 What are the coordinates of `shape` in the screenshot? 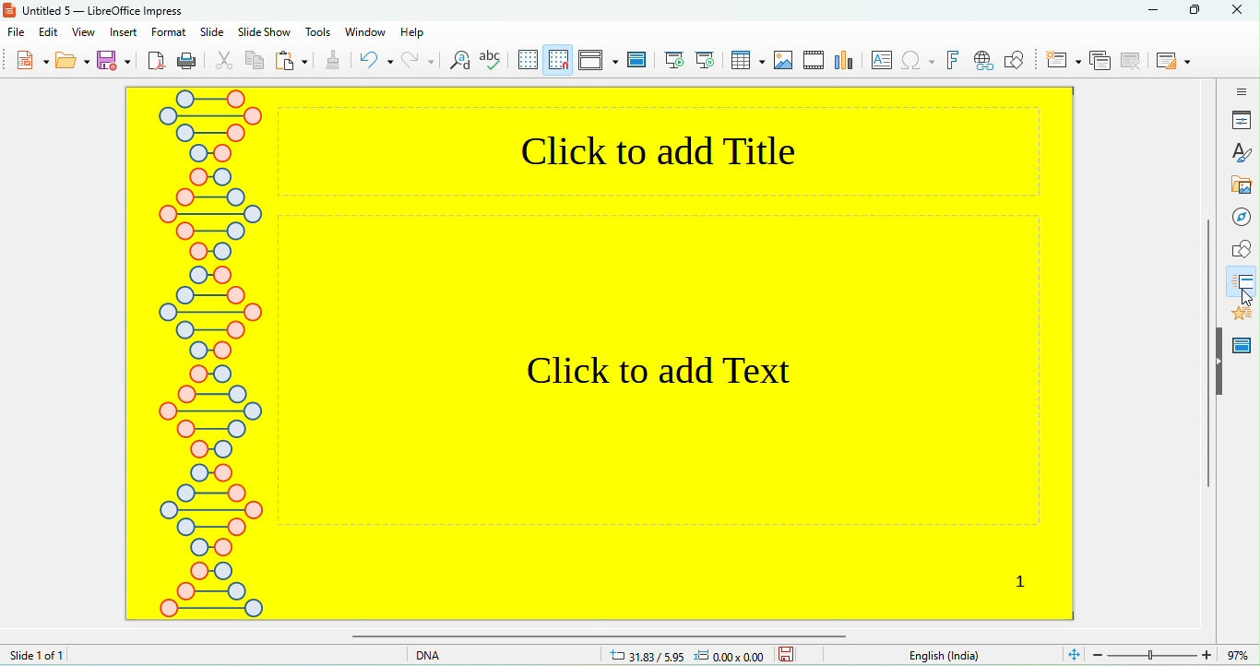 It's located at (1238, 247).